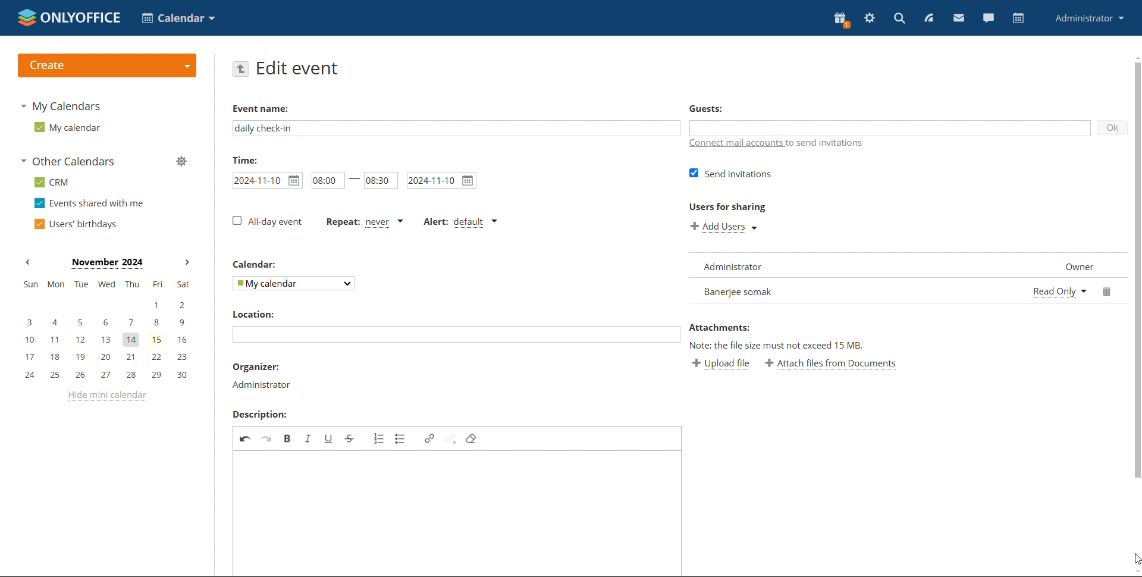  I want to click on delete user, so click(1108, 291).